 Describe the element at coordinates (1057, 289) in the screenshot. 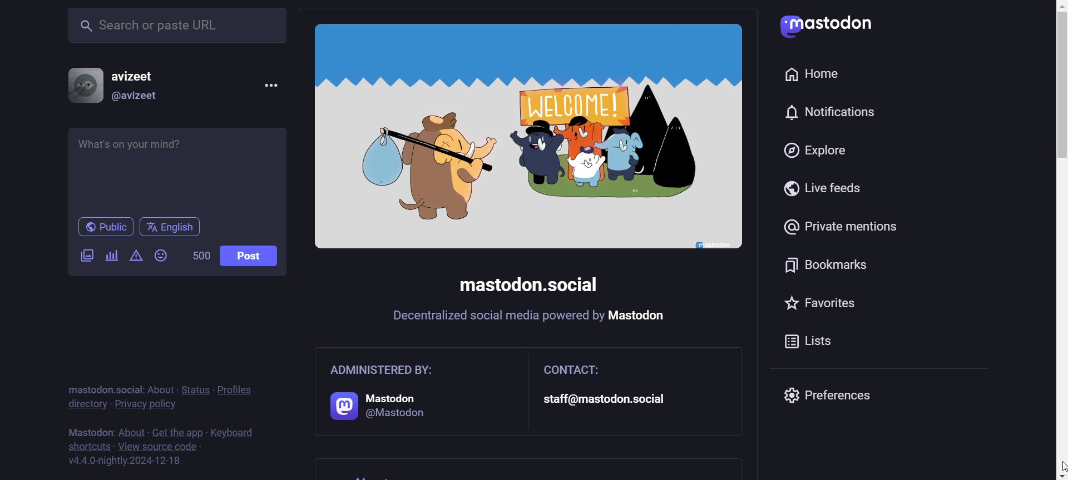

I see `scroll bar` at that location.